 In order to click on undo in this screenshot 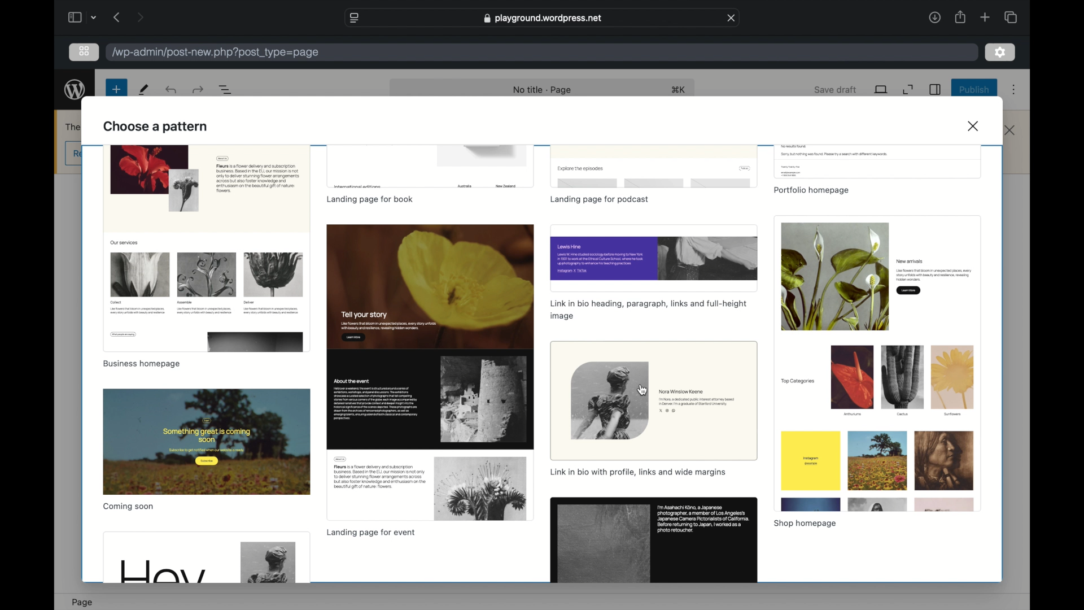, I will do `click(199, 89)`.